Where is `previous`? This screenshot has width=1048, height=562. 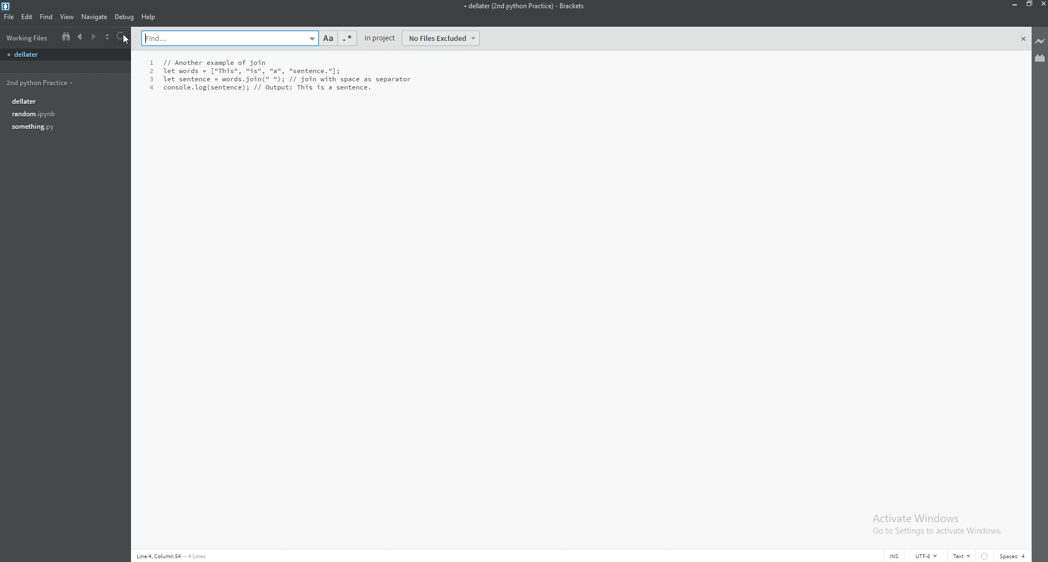 previous is located at coordinates (80, 37).